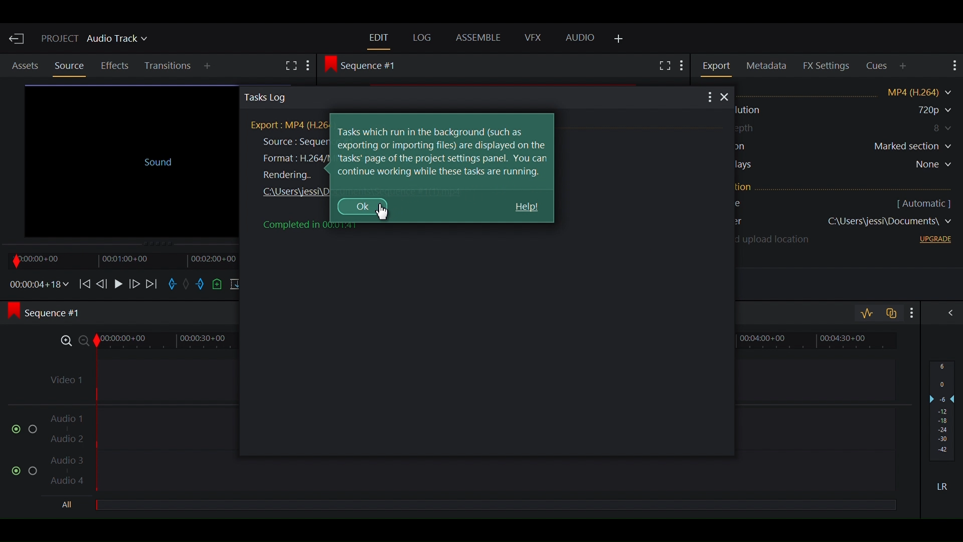 The image size is (963, 542). What do you see at coordinates (942, 412) in the screenshot?
I see `Audio output levels dB` at bounding box center [942, 412].